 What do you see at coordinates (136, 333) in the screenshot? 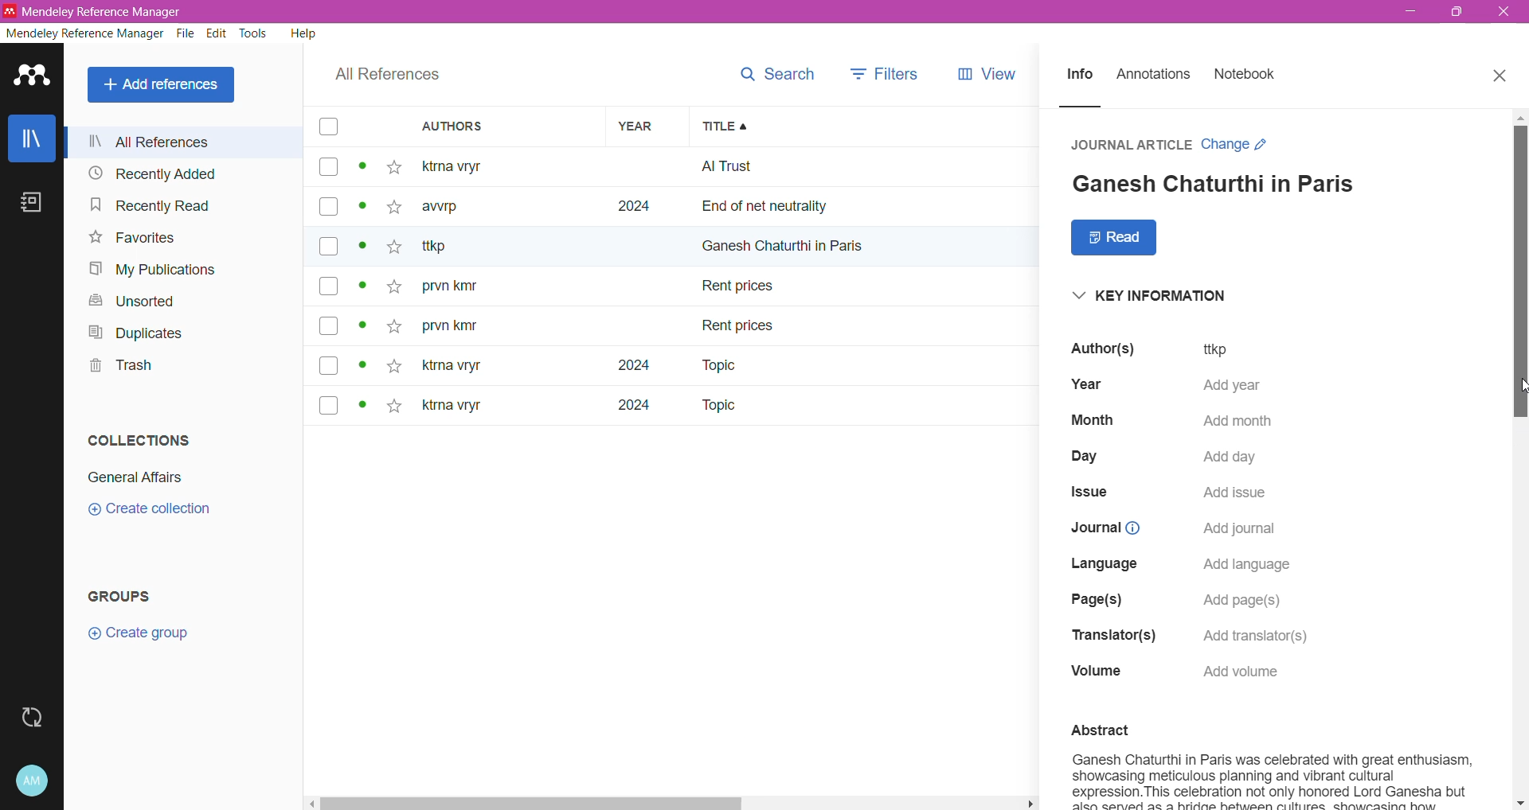
I see `Duplicates` at bounding box center [136, 333].